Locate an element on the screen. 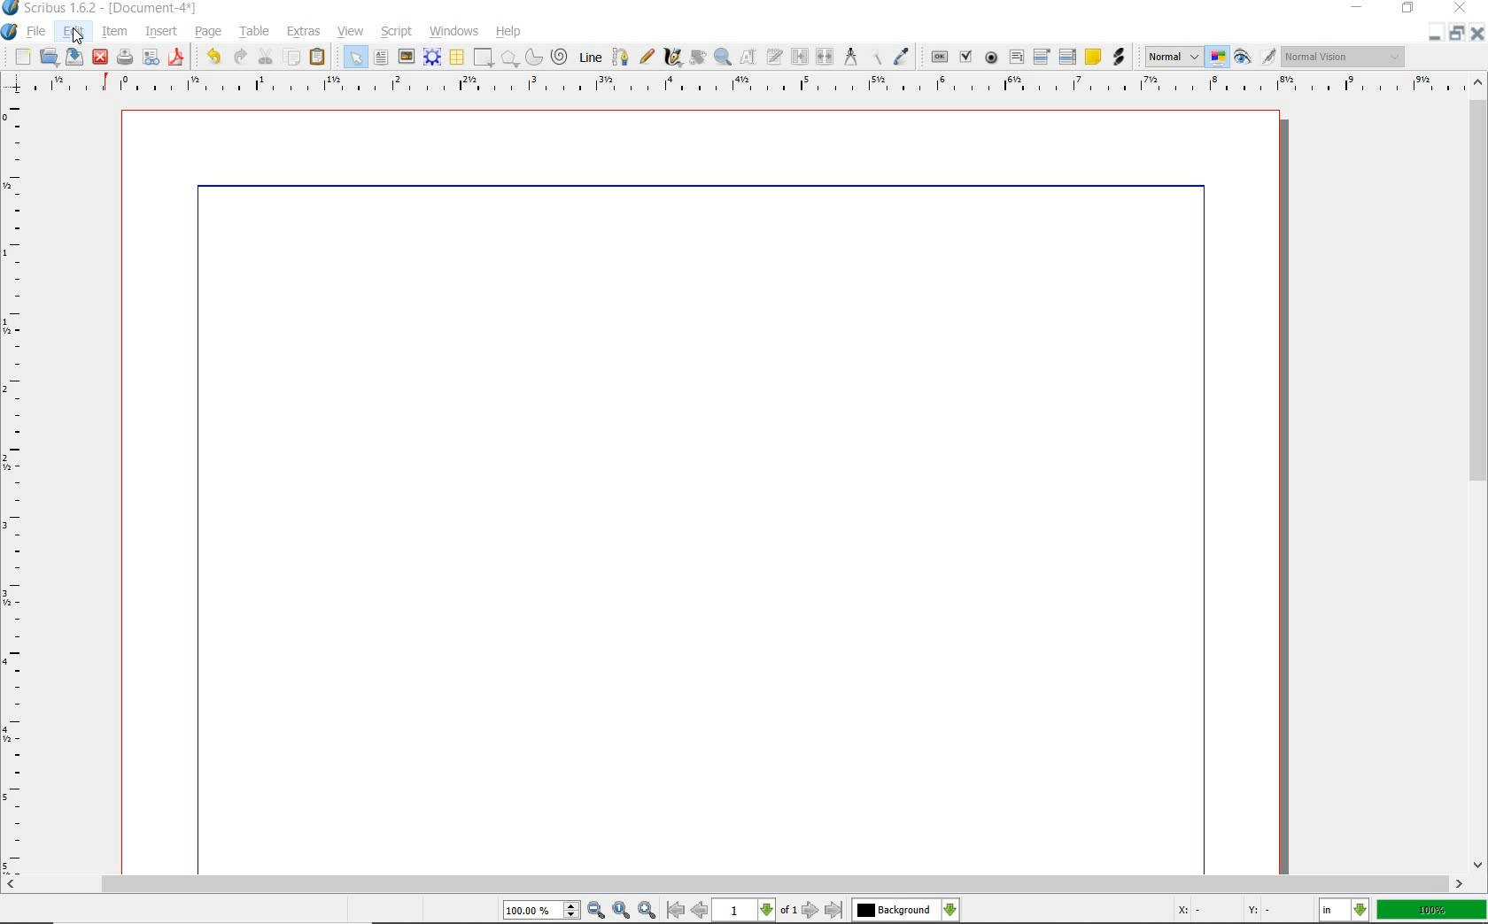  pdf text field is located at coordinates (1016, 58).